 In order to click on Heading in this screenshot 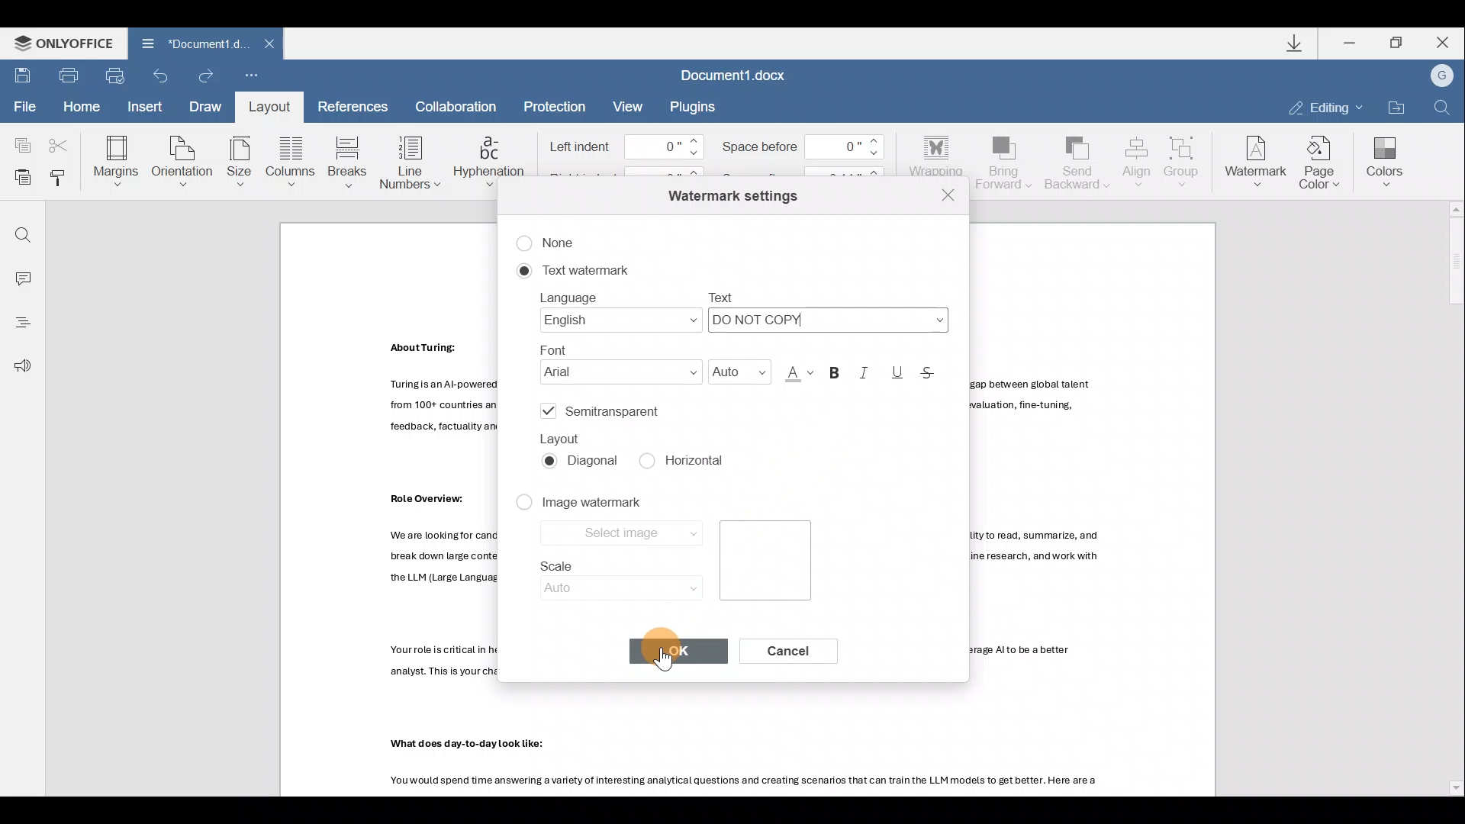, I will do `click(21, 323)`.